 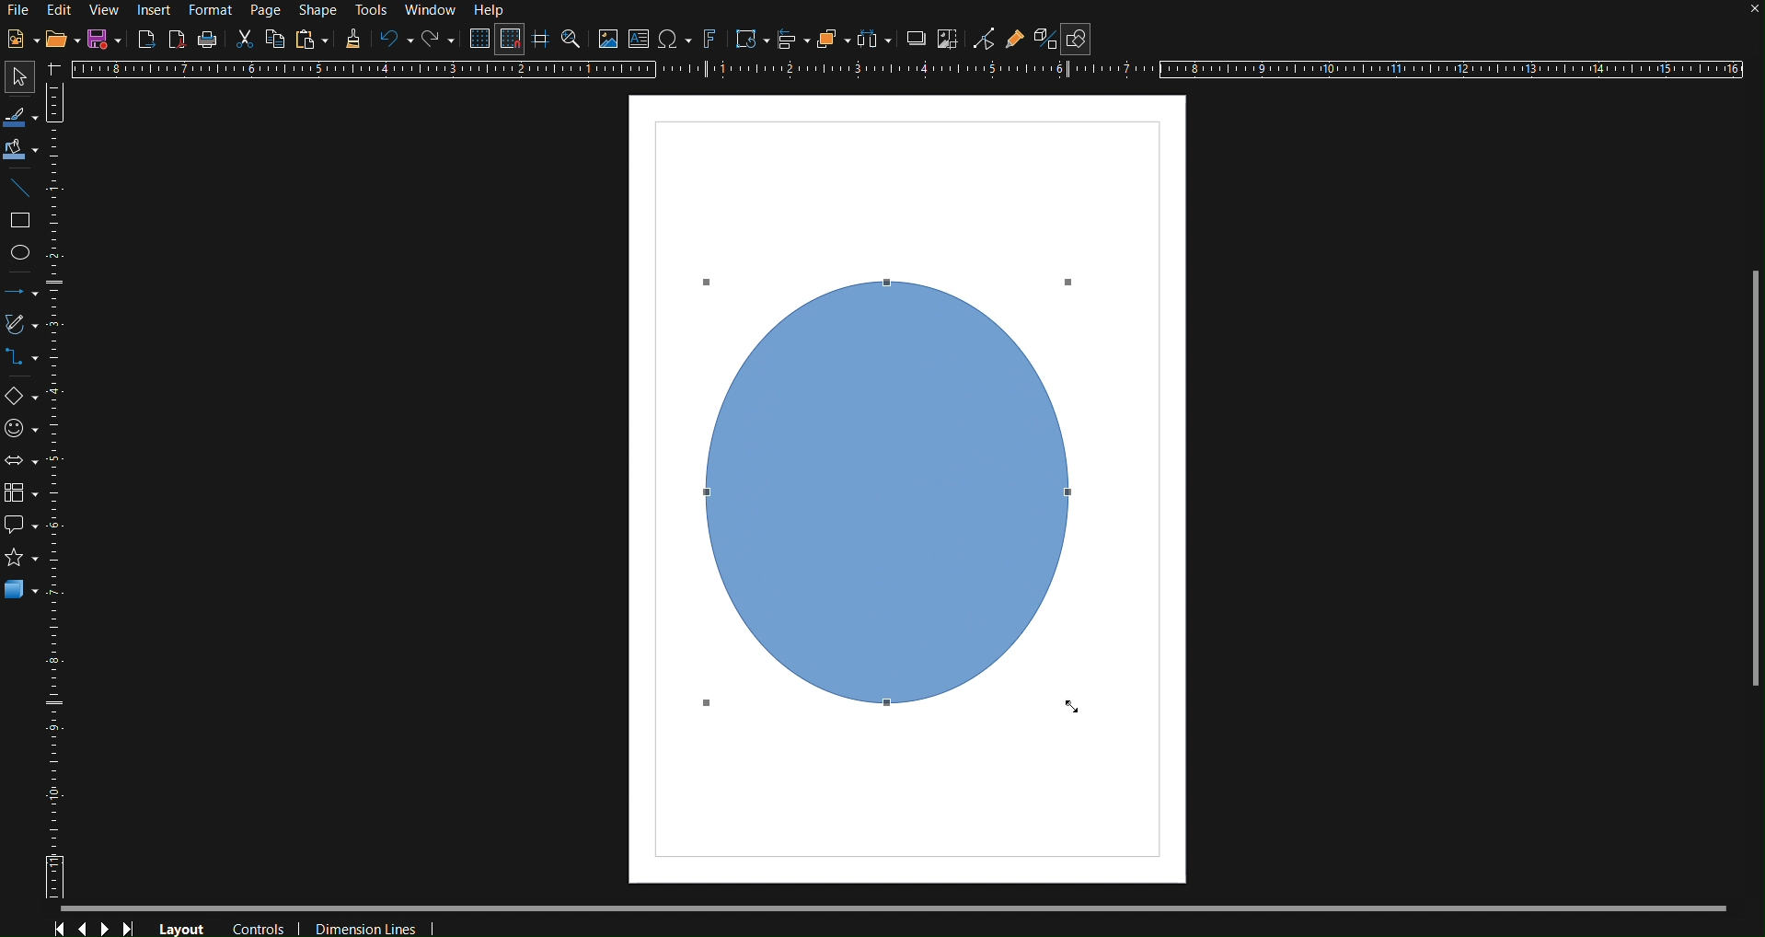 I want to click on Format, so click(x=213, y=11).